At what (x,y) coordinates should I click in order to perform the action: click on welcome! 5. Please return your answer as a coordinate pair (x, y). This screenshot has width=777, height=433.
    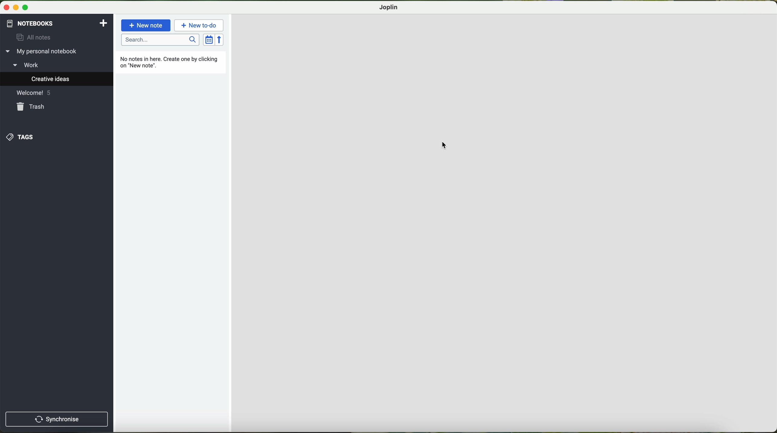
    Looking at the image, I should click on (32, 93).